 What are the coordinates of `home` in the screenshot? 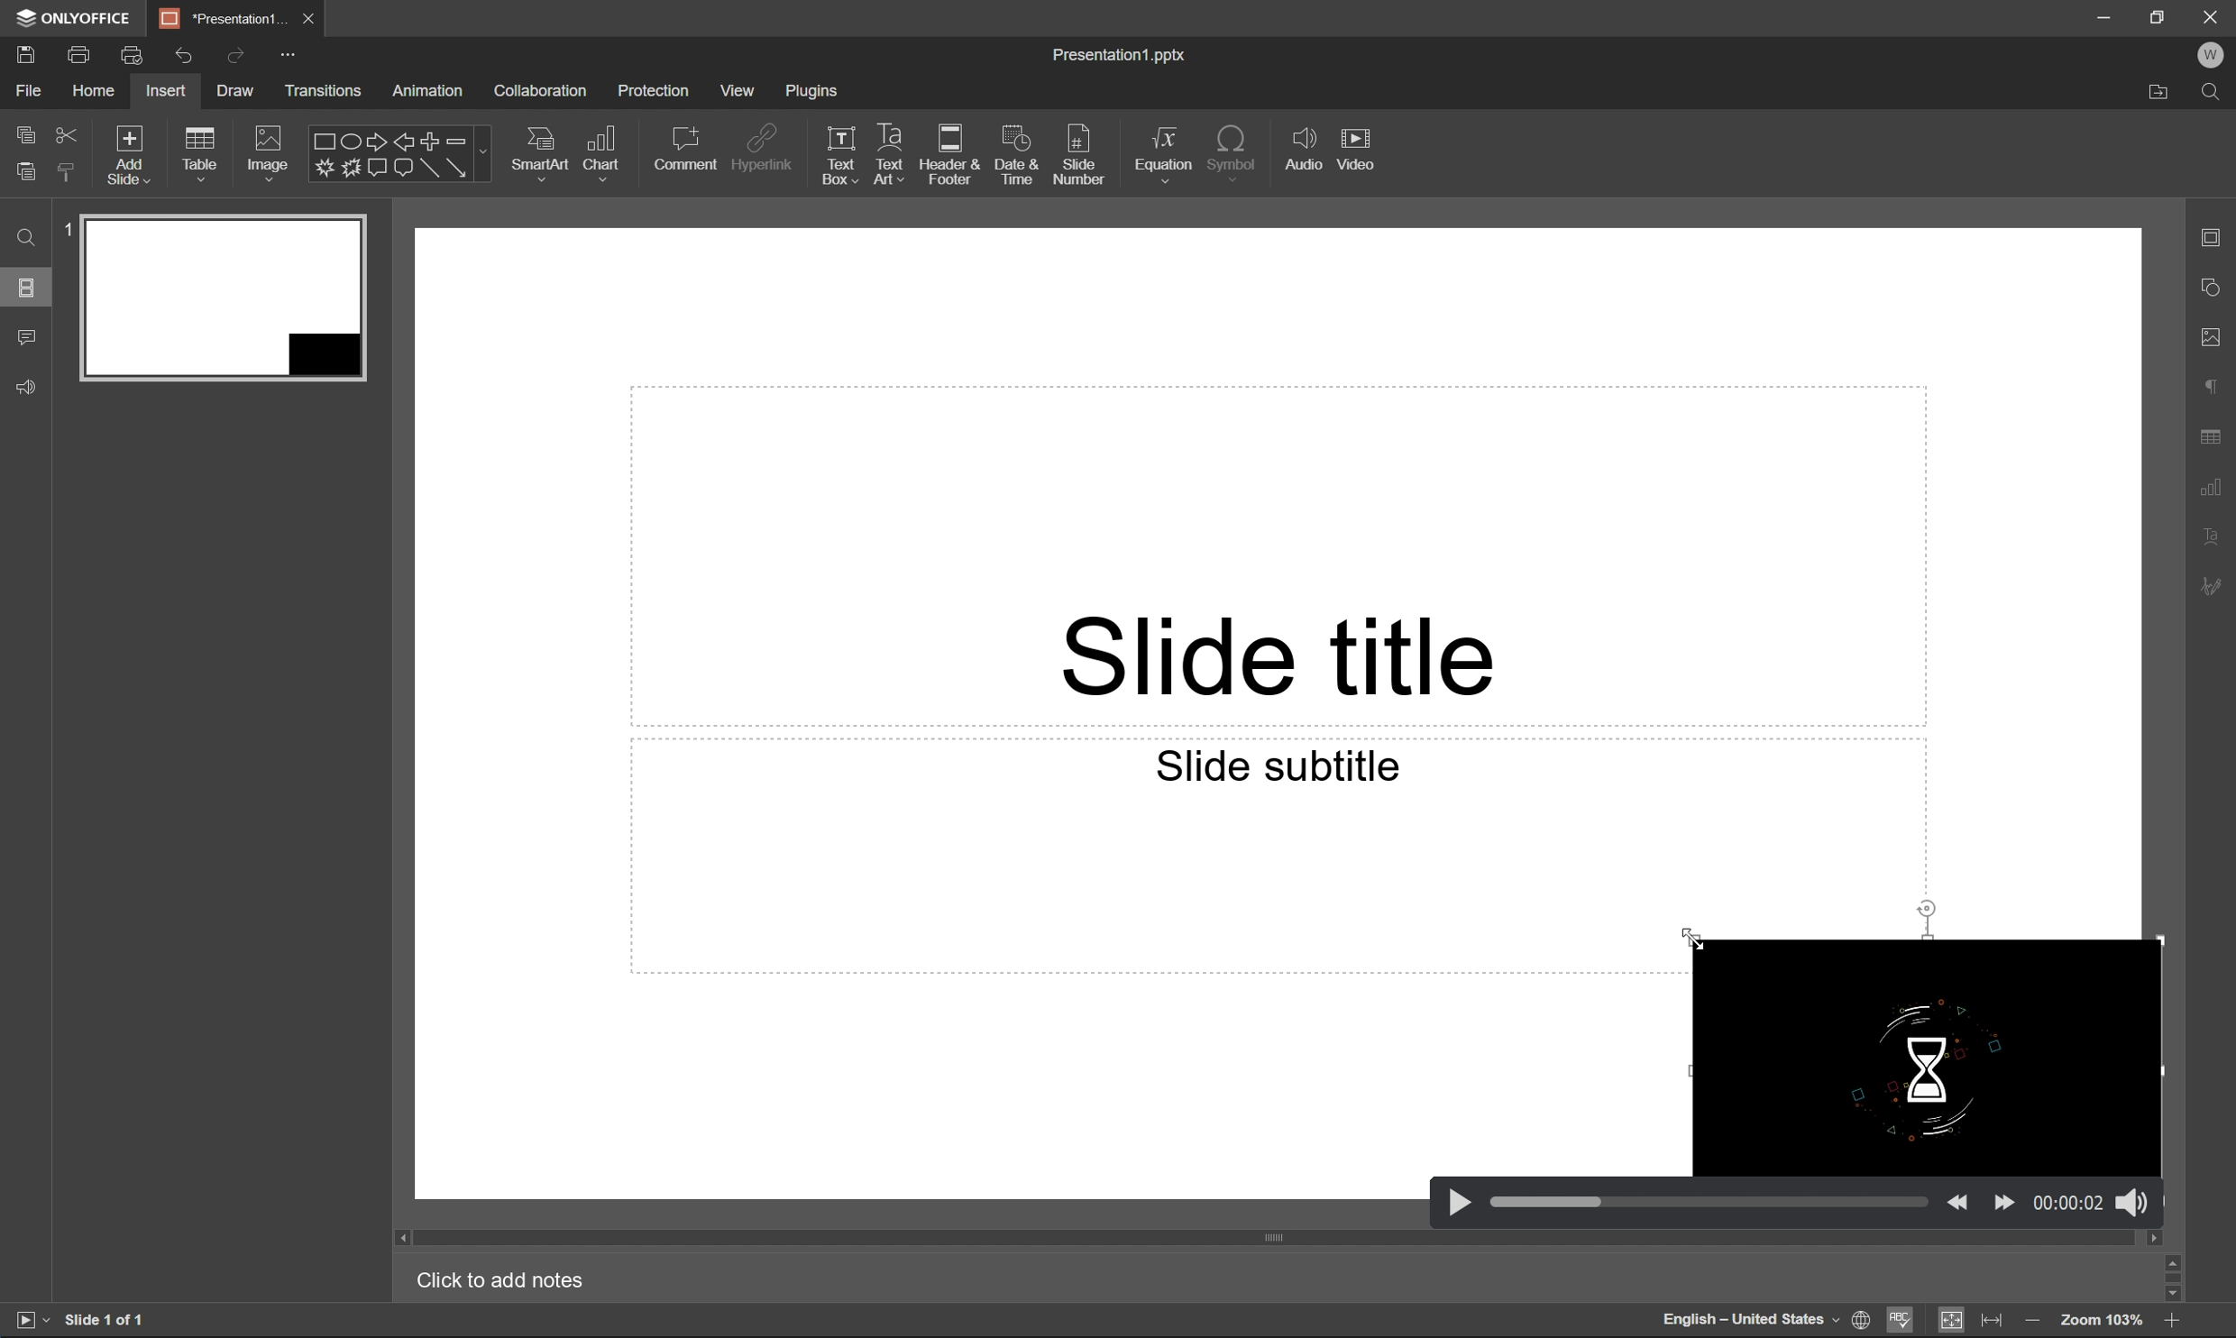 It's located at (96, 89).